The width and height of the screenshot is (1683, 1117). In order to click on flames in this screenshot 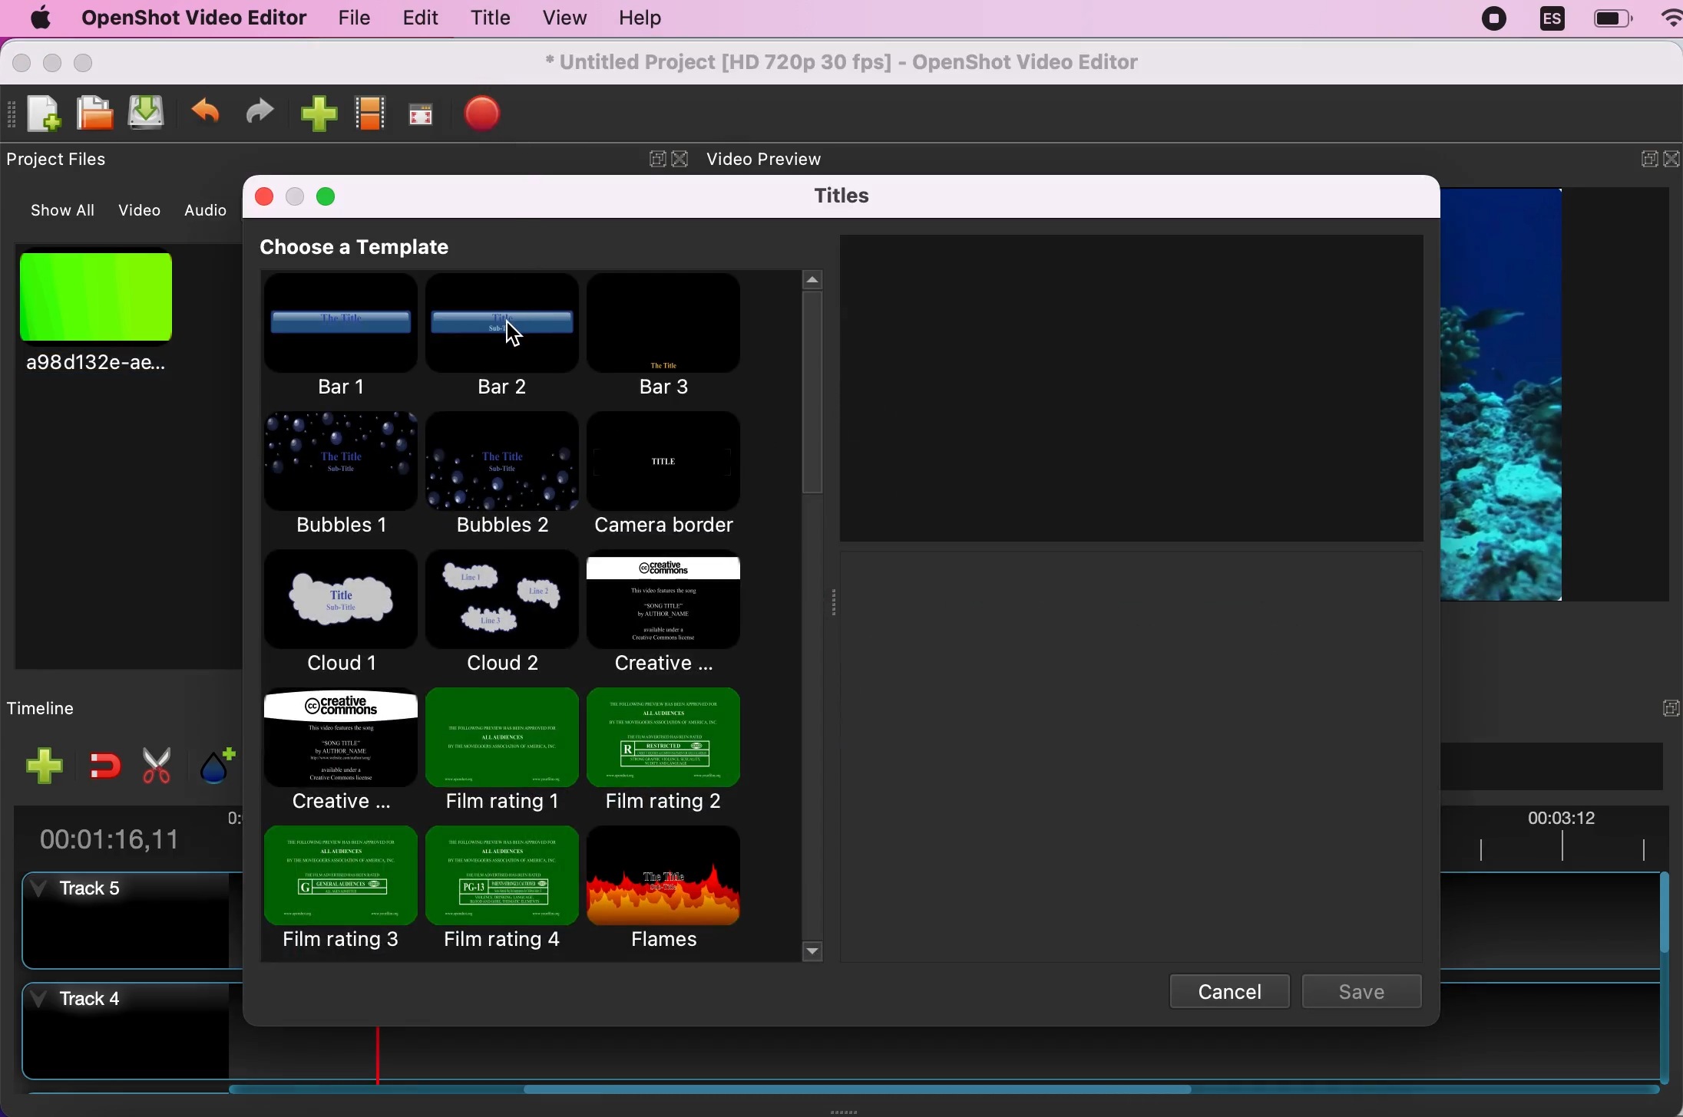, I will do `click(676, 887)`.